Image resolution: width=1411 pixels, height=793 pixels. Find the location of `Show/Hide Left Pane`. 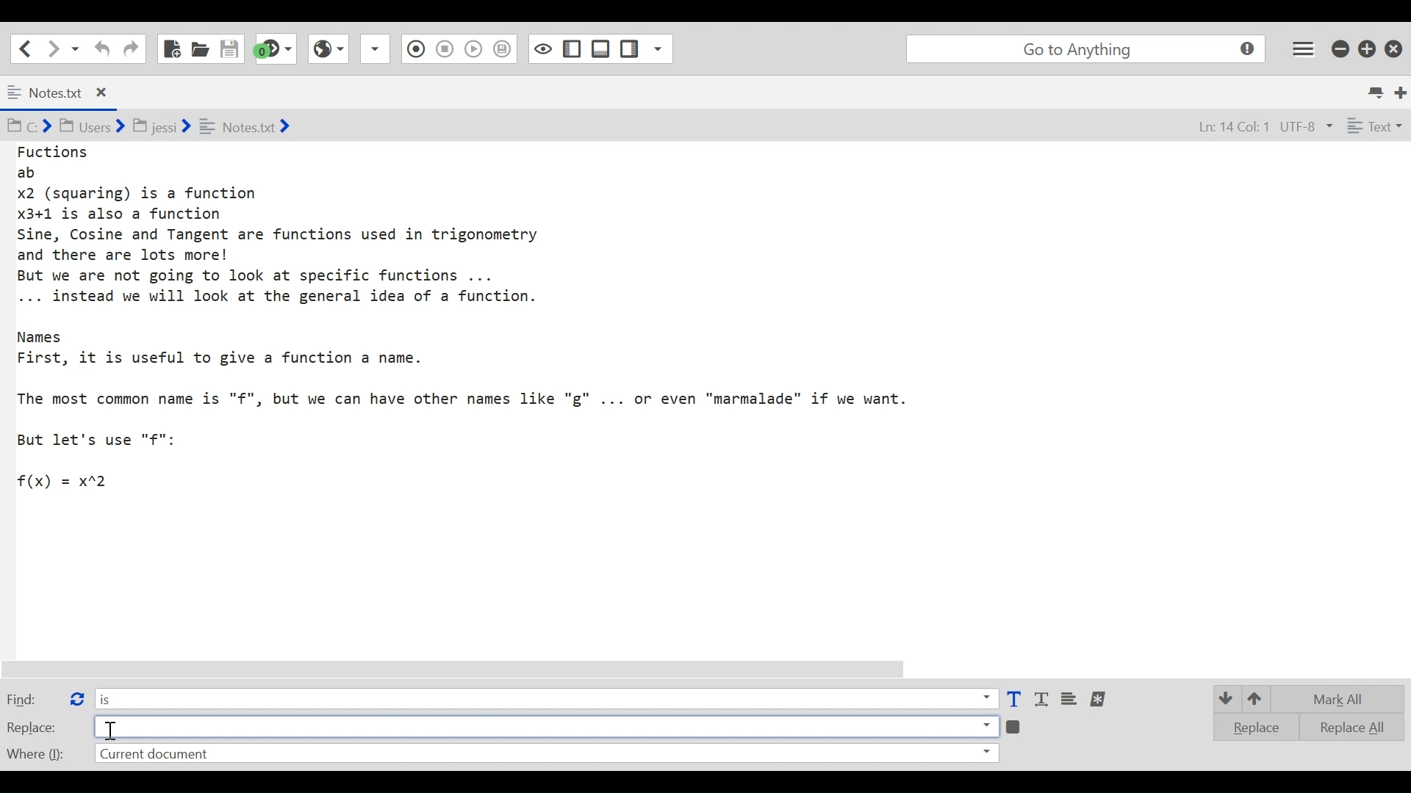

Show/Hide Left Pane is located at coordinates (601, 48).